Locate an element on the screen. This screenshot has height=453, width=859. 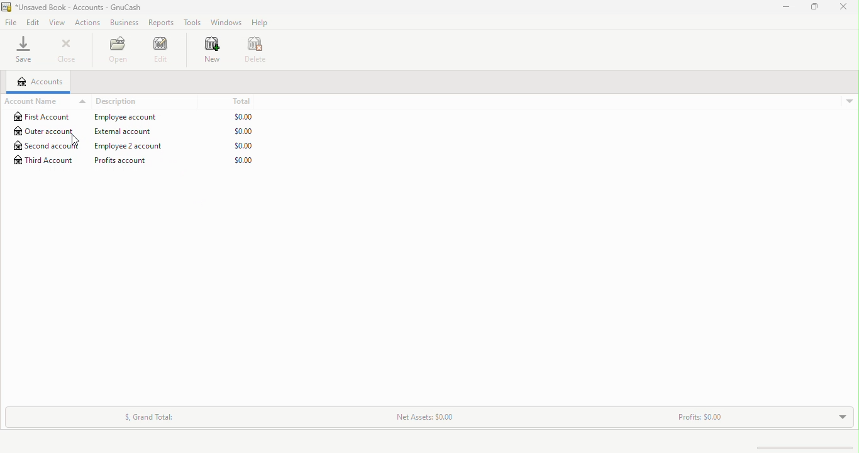
Save is located at coordinates (25, 49).